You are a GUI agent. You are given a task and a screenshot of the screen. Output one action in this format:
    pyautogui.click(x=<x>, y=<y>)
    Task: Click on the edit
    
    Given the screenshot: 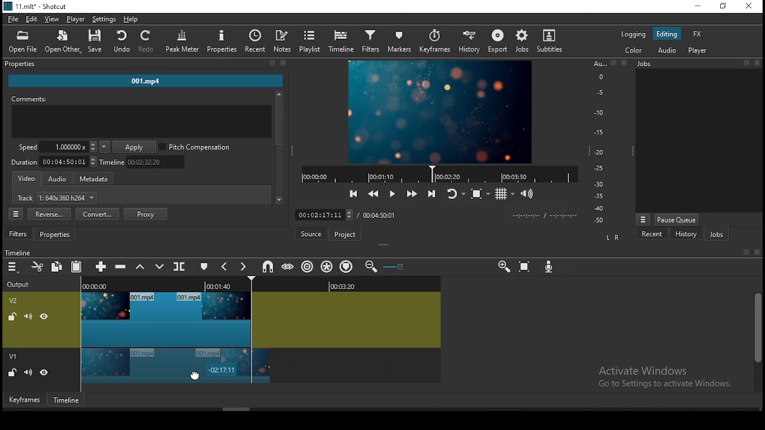 What is the action you would take?
    pyautogui.click(x=32, y=20)
    